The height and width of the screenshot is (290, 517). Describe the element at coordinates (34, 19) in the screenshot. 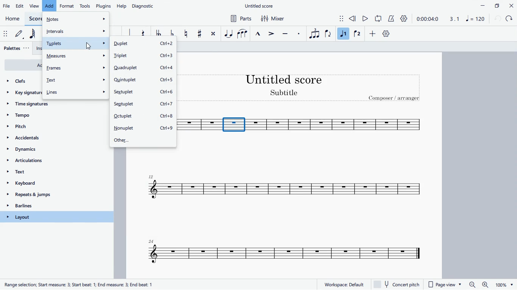

I see `score` at that location.